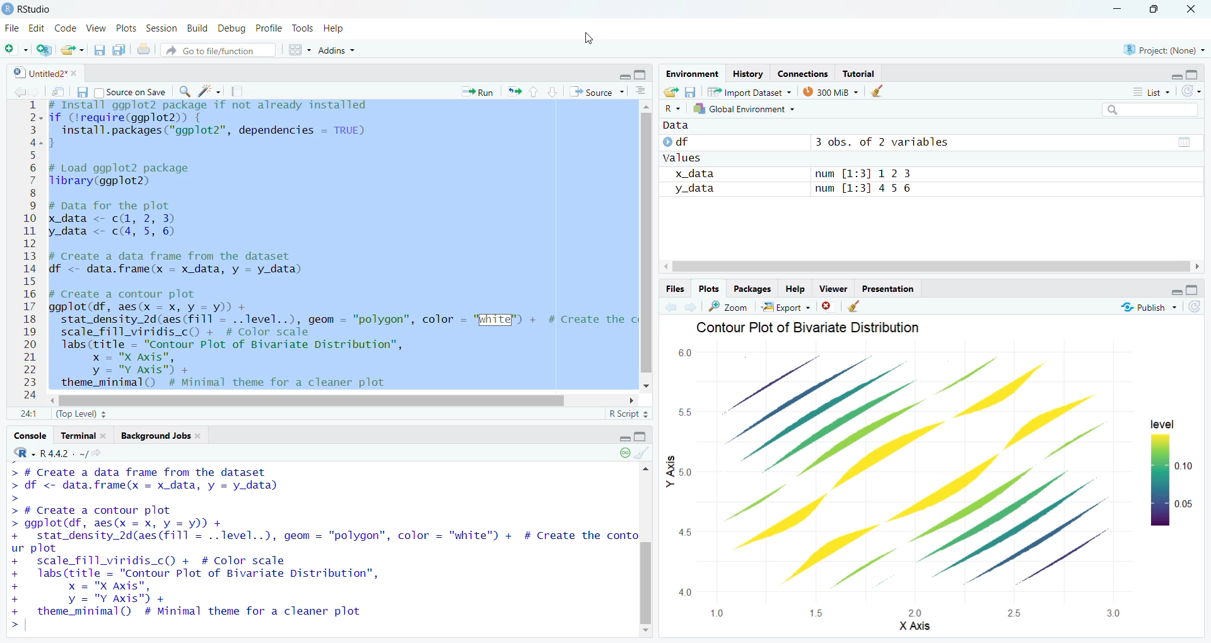  Describe the element at coordinates (1173, 74) in the screenshot. I see `hide r script` at that location.